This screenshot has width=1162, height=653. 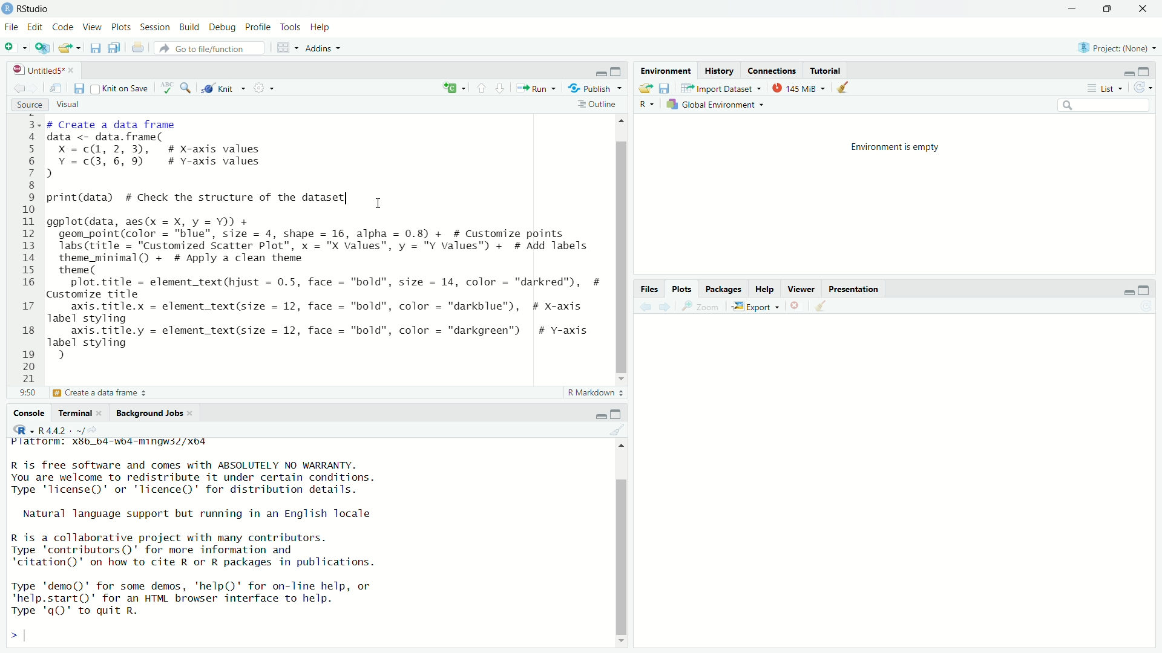 What do you see at coordinates (796, 307) in the screenshot?
I see `delete selected files or folder` at bounding box center [796, 307].